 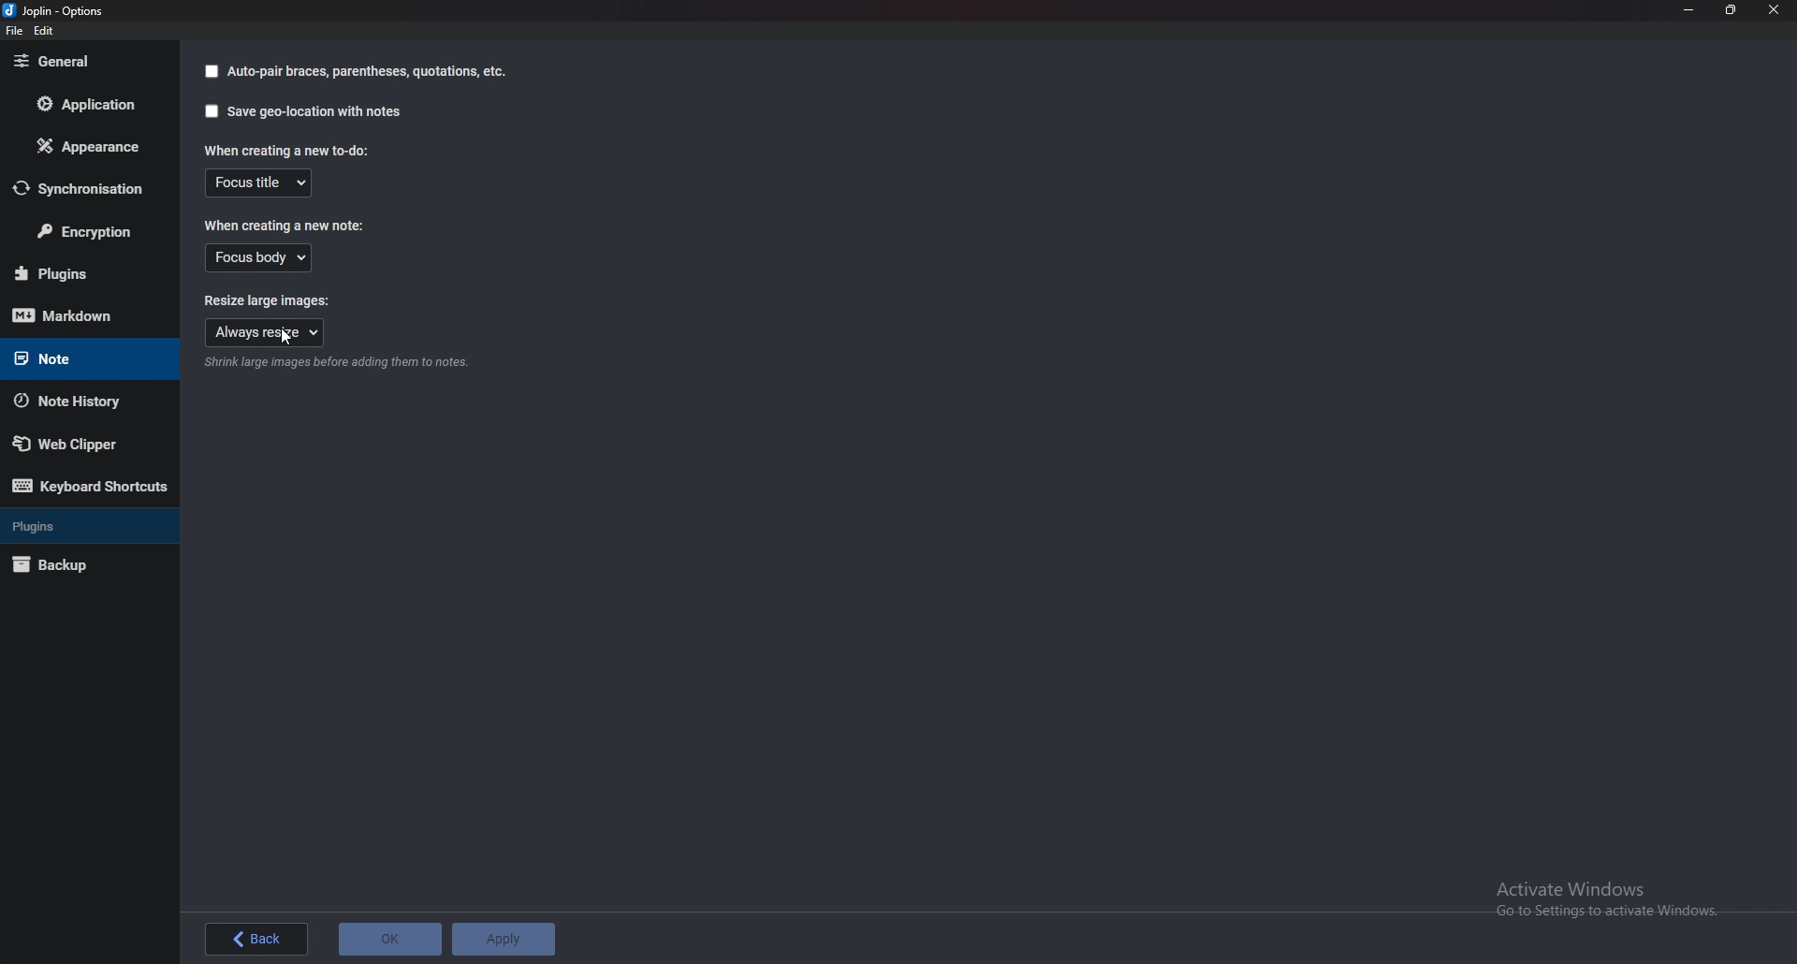 I want to click on Appearance, so click(x=89, y=145).